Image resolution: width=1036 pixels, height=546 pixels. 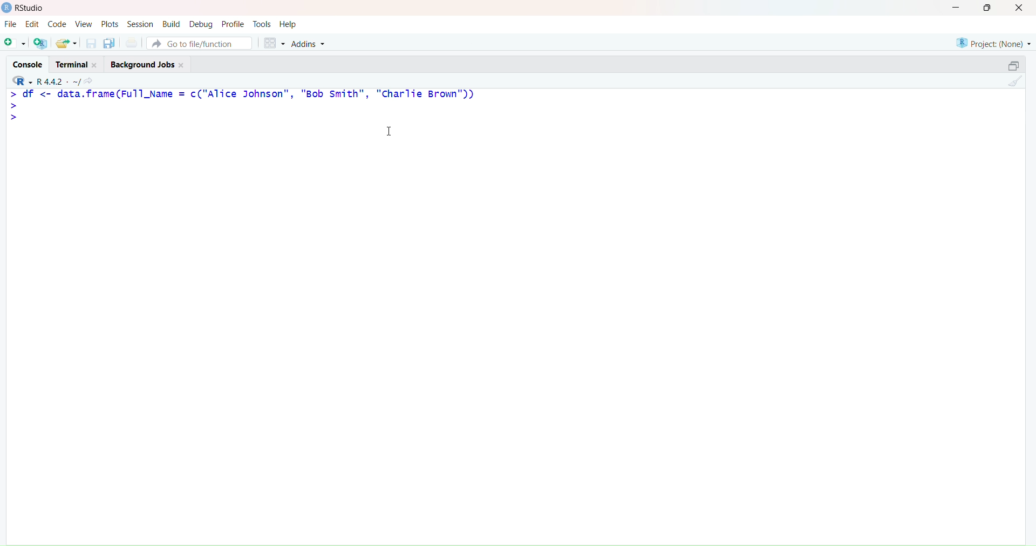 What do you see at coordinates (67, 43) in the screenshot?
I see `Open an existing file (Ctrl + O)` at bounding box center [67, 43].